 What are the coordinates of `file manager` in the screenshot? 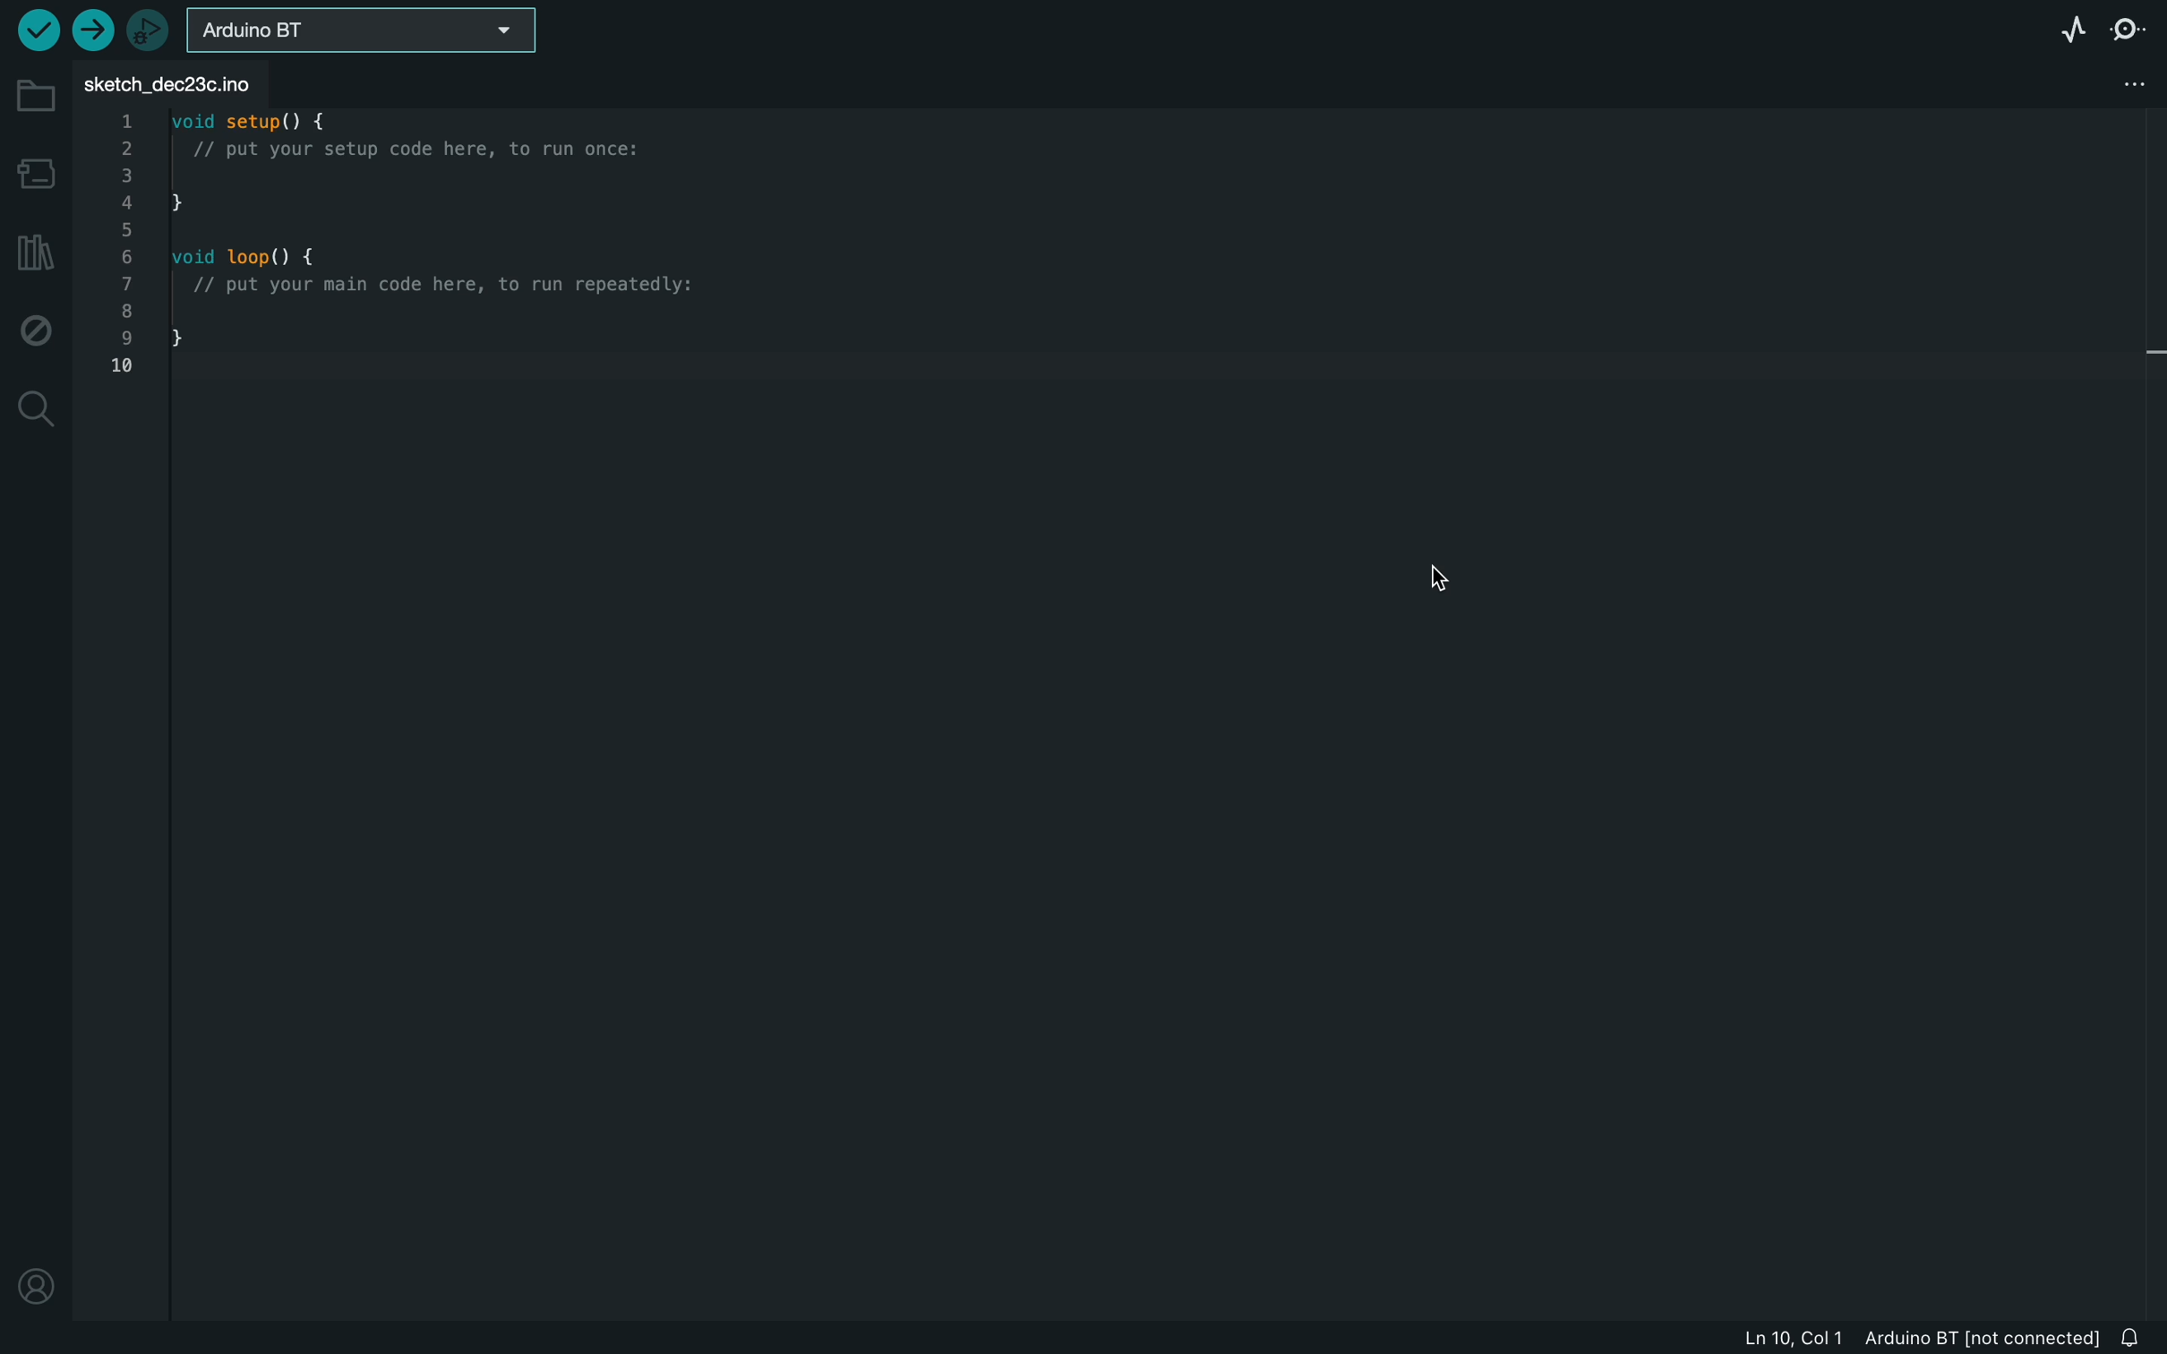 It's located at (2126, 82).